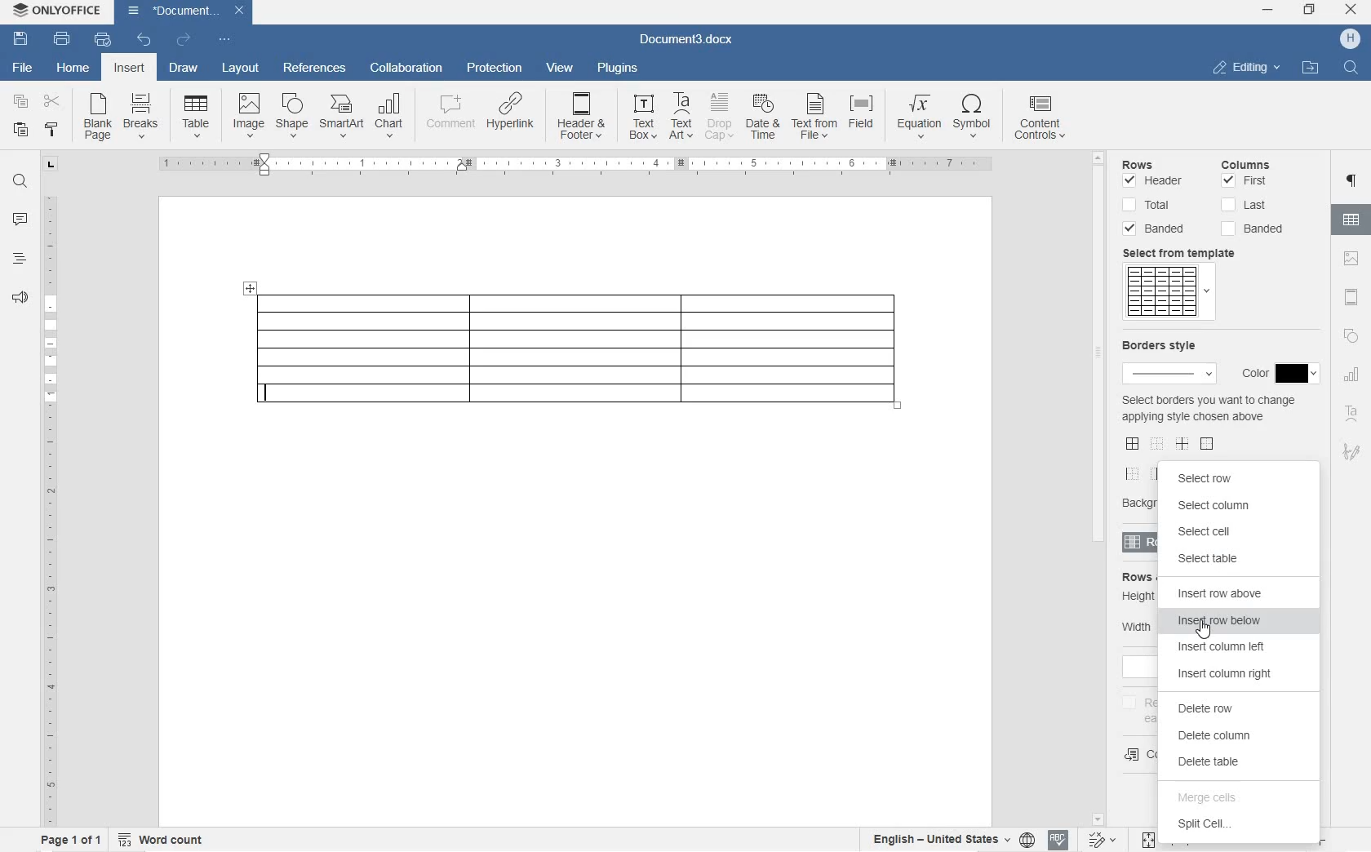 The height and width of the screenshot is (852, 1371). Describe the element at coordinates (496, 69) in the screenshot. I see `PROTECTION` at that location.